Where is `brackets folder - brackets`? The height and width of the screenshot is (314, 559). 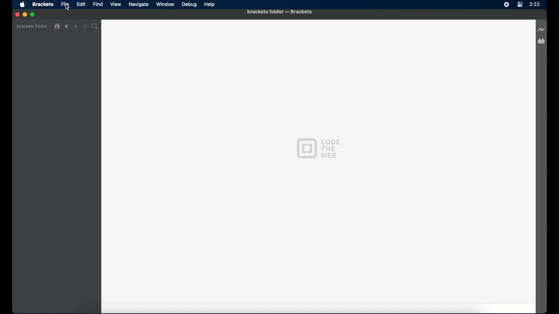
brackets folder - brackets is located at coordinates (279, 12).